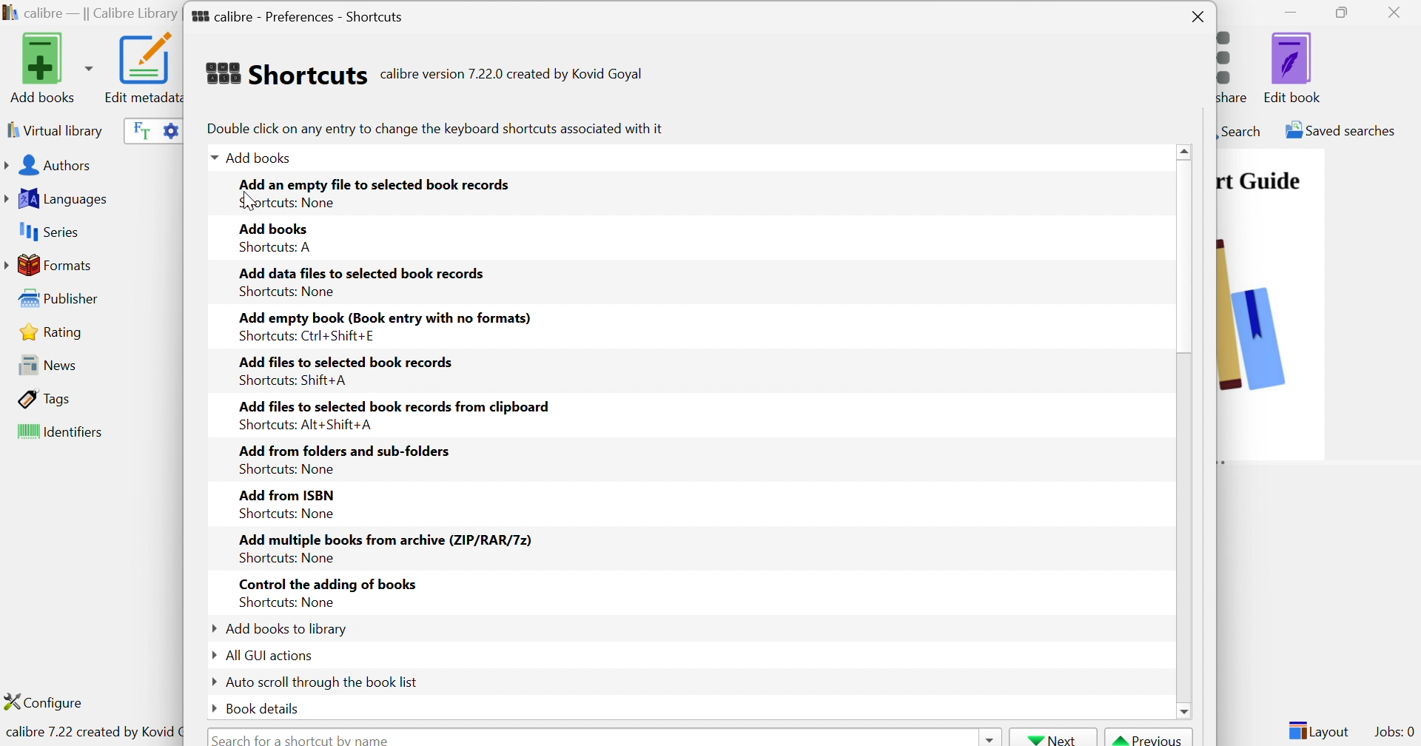  Describe the element at coordinates (1149, 738) in the screenshot. I see `Previous` at that location.